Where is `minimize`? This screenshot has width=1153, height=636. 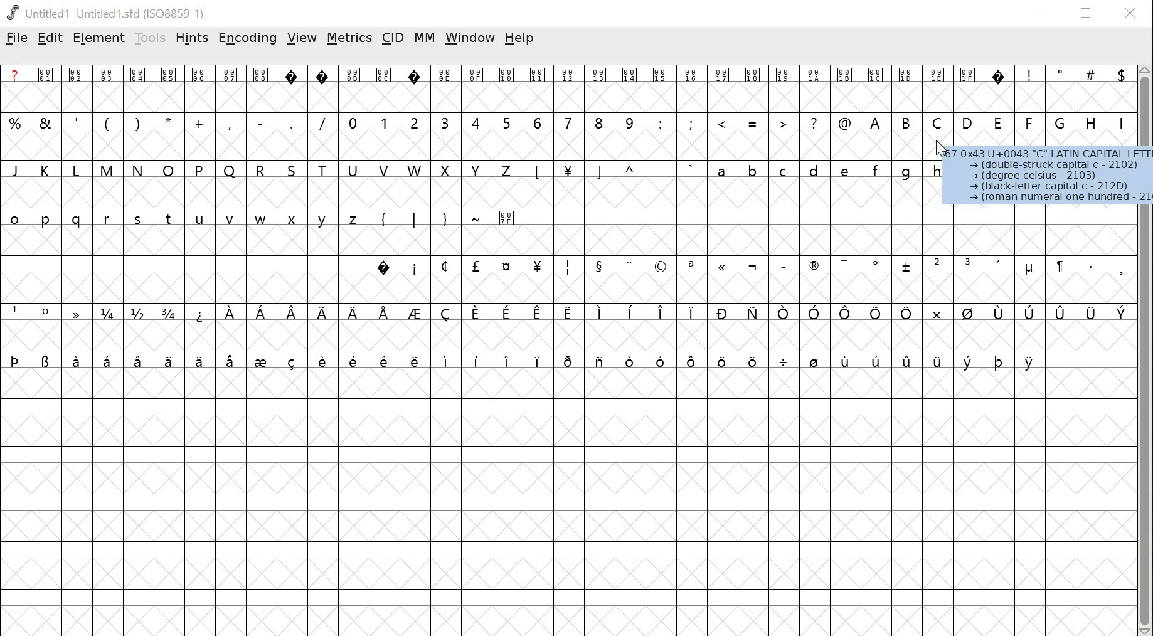 minimize is located at coordinates (1044, 11).